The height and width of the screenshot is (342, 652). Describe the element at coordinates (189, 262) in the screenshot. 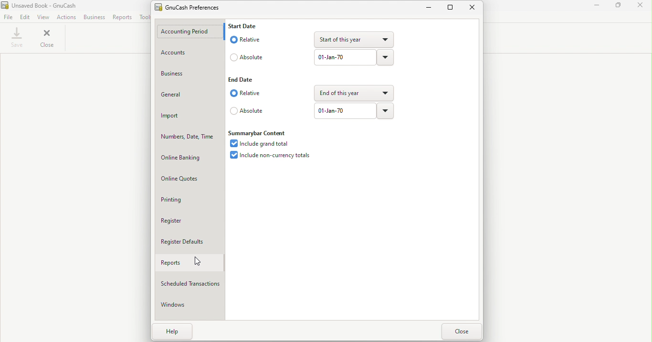

I see `Reports` at that location.